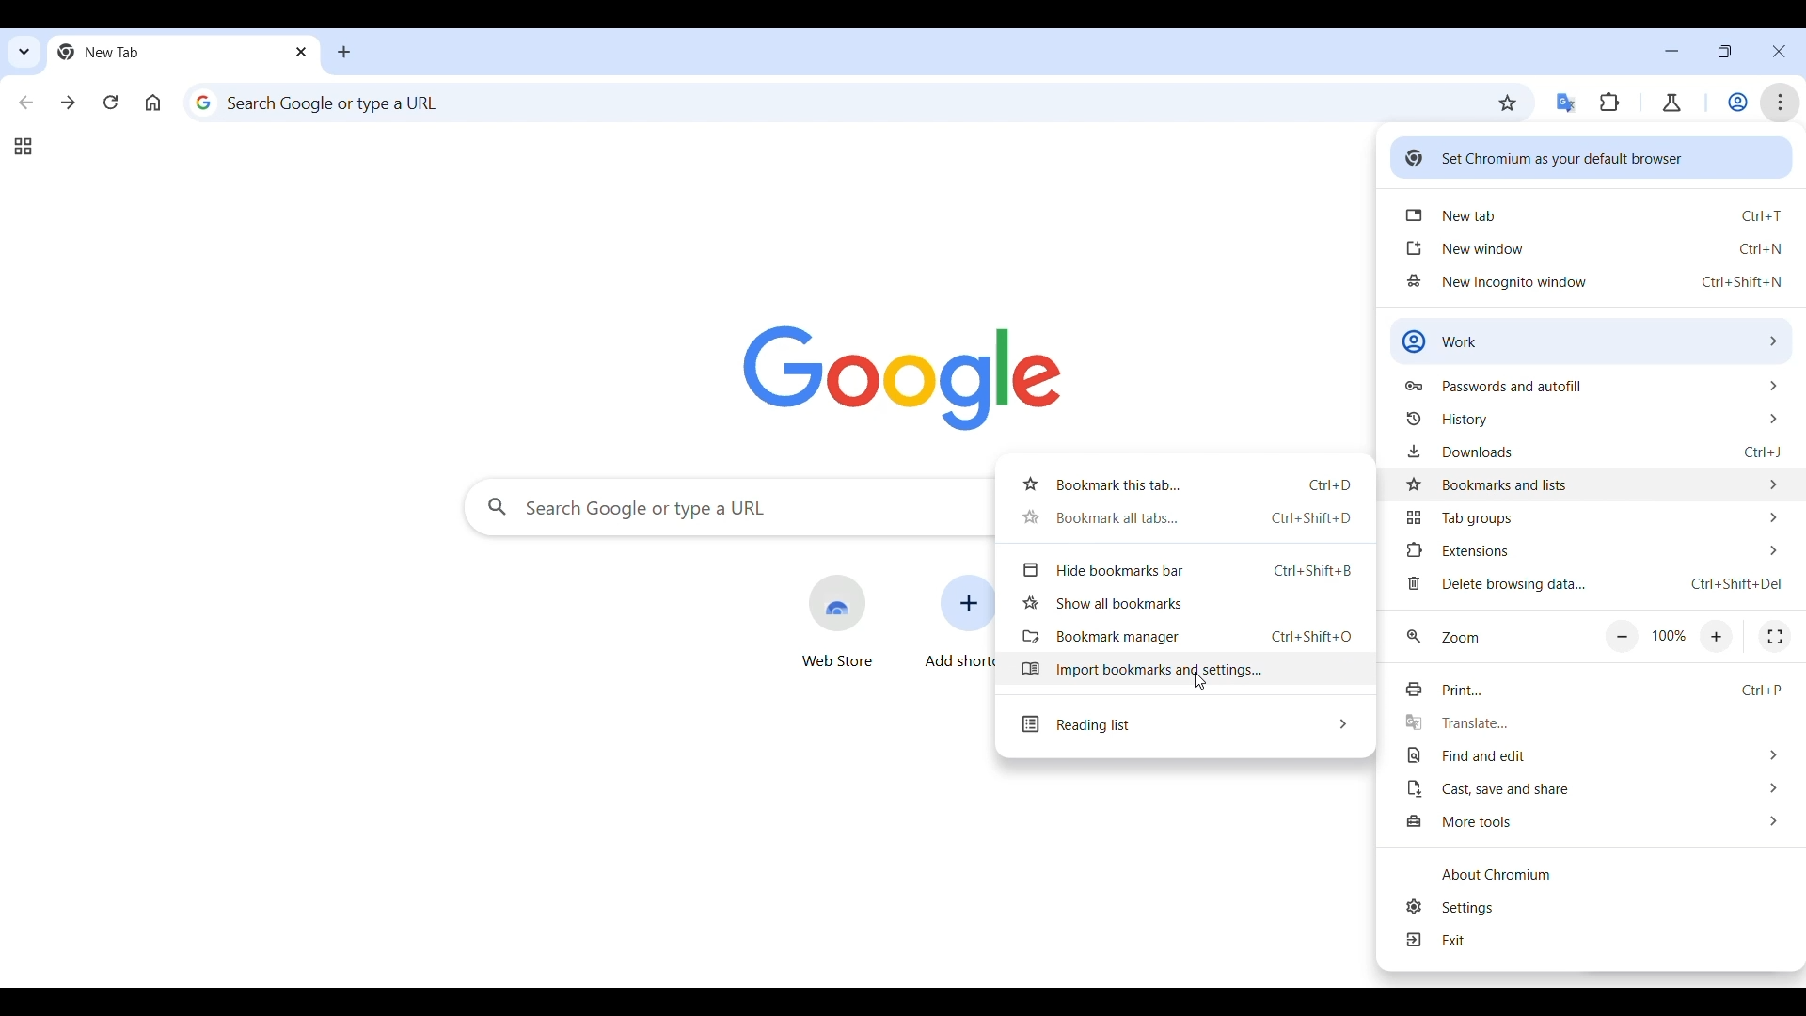 The height and width of the screenshot is (1016, 1806). Describe the element at coordinates (1183, 669) in the screenshot. I see `Import bookmarks and settings` at that location.